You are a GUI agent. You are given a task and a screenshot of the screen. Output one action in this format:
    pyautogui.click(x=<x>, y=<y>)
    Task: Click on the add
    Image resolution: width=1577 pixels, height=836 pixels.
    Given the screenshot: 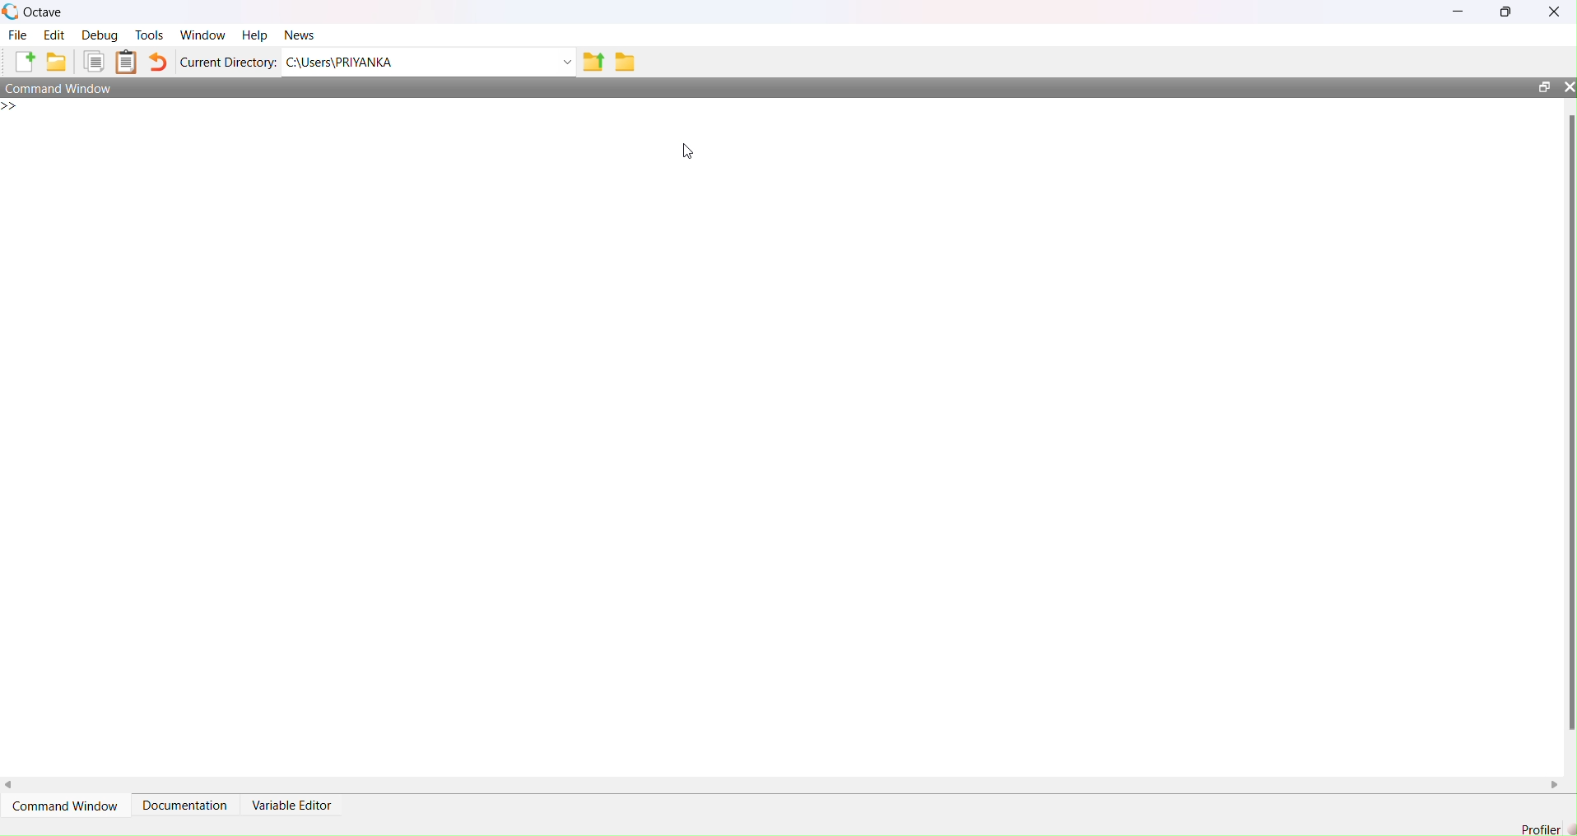 What is the action you would take?
    pyautogui.click(x=28, y=63)
    